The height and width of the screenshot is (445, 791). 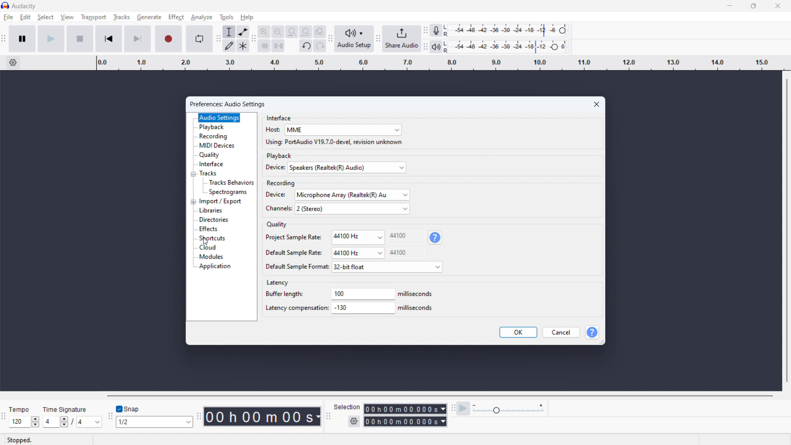 What do you see at coordinates (9, 17) in the screenshot?
I see `file` at bounding box center [9, 17].